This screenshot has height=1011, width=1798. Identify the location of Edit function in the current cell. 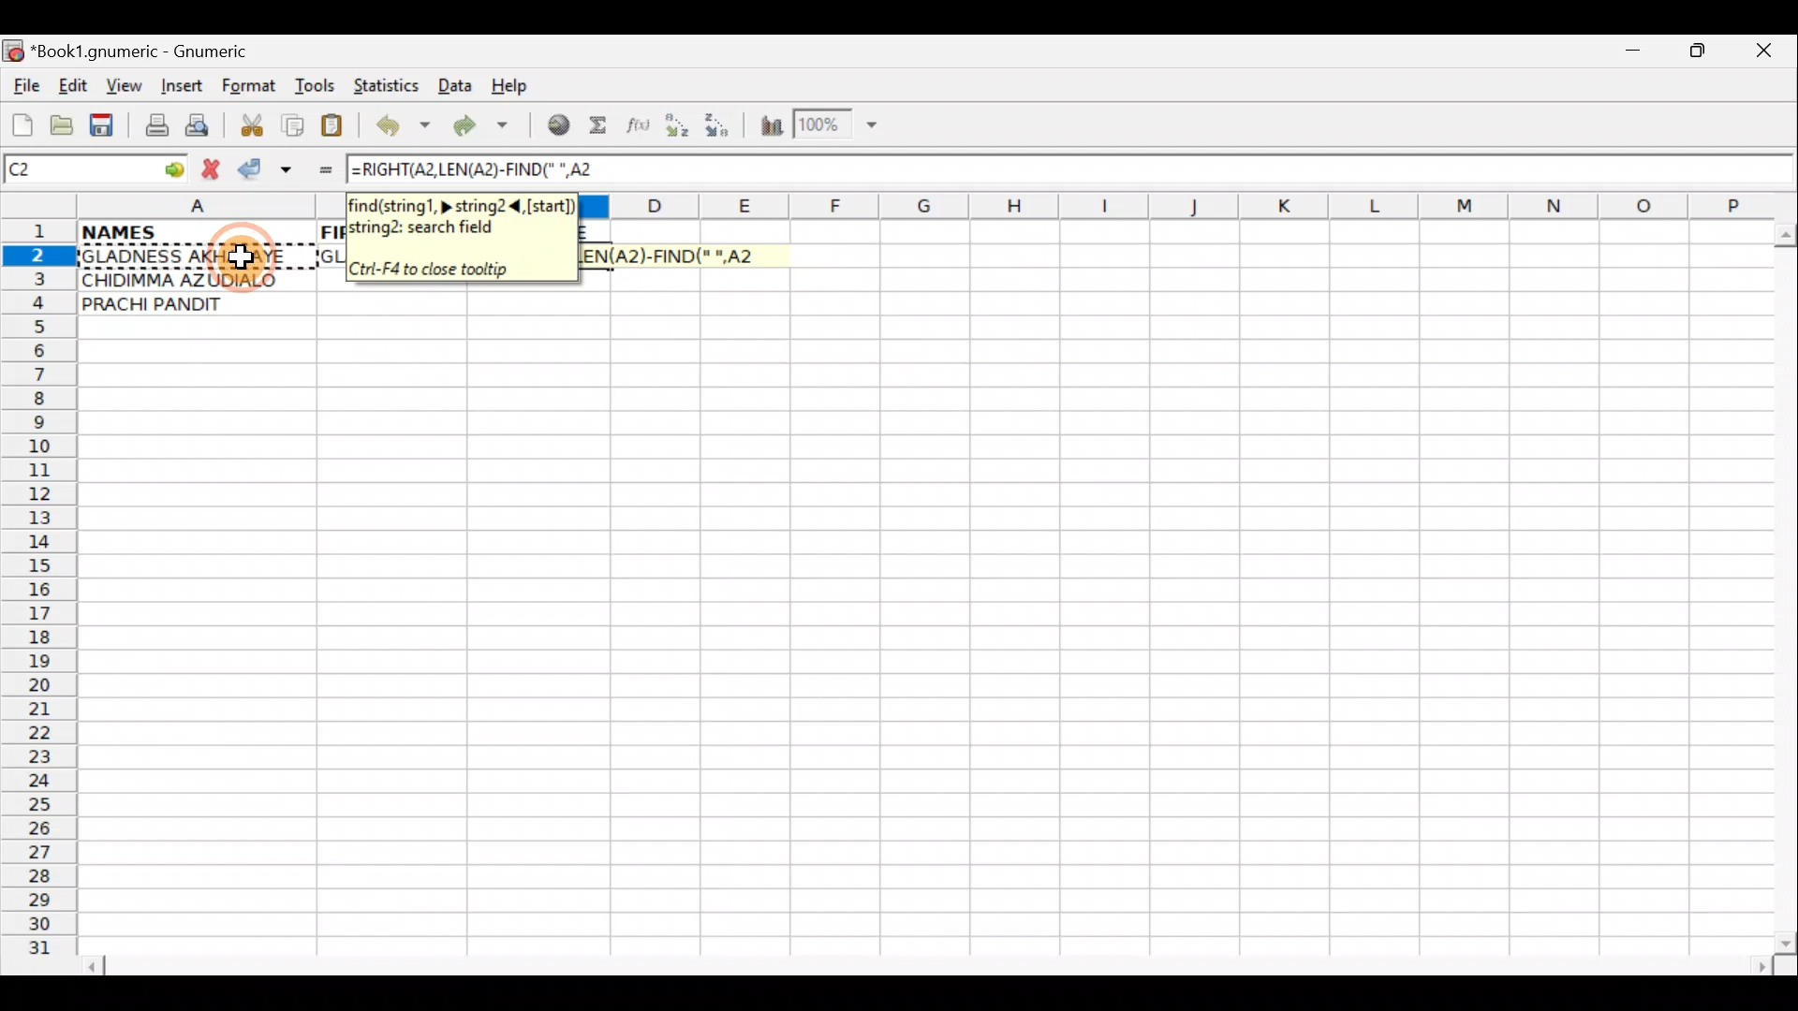
(641, 130).